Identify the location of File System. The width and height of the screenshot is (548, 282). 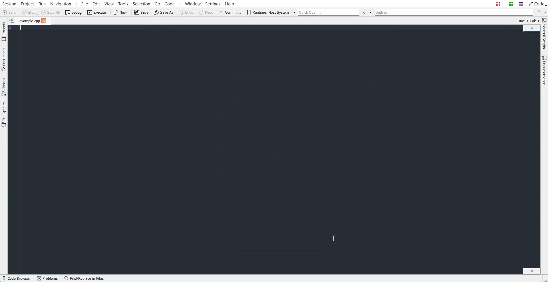
(4, 115).